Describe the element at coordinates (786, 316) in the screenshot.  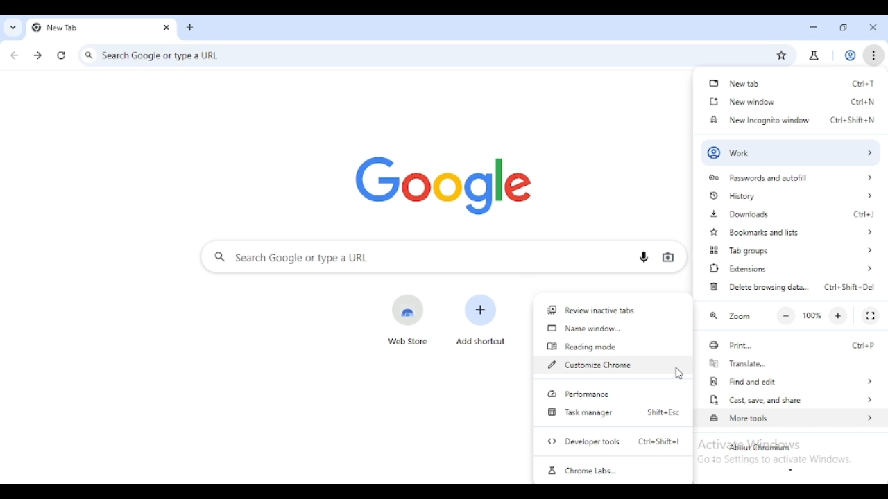
I see `make text smalled` at that location.